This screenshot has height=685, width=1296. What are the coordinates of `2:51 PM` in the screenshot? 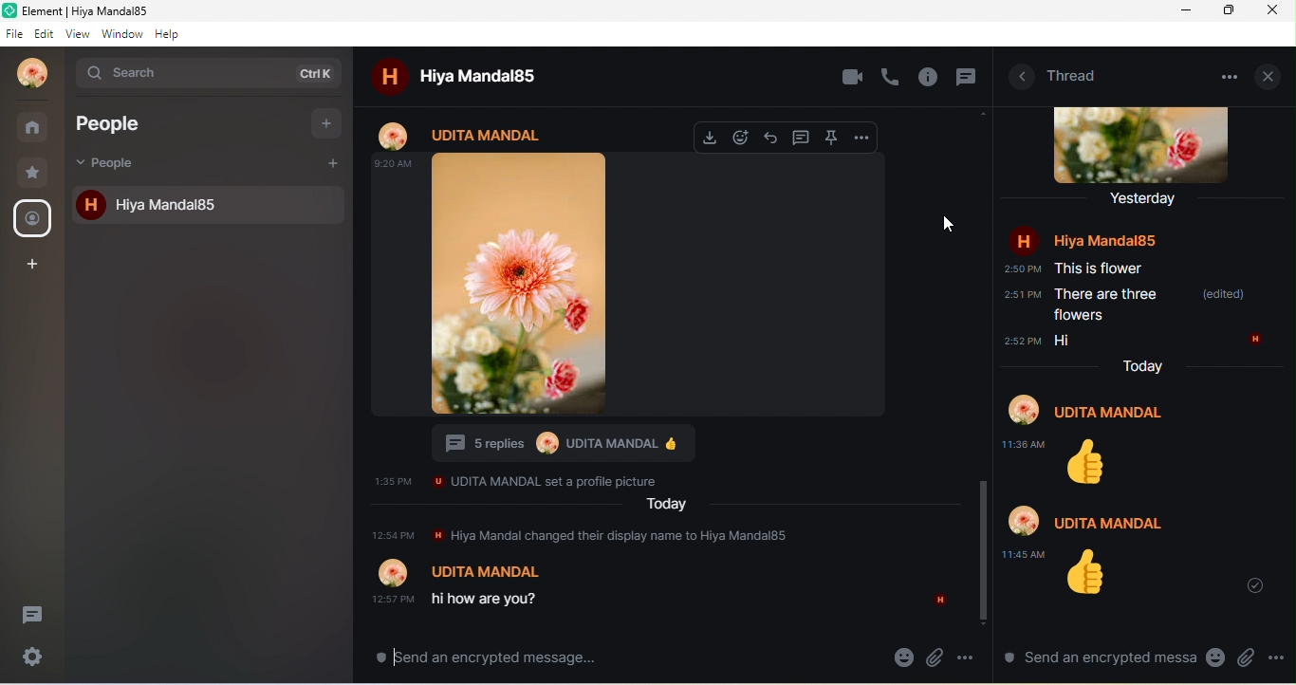 It's located at (1020, 295).